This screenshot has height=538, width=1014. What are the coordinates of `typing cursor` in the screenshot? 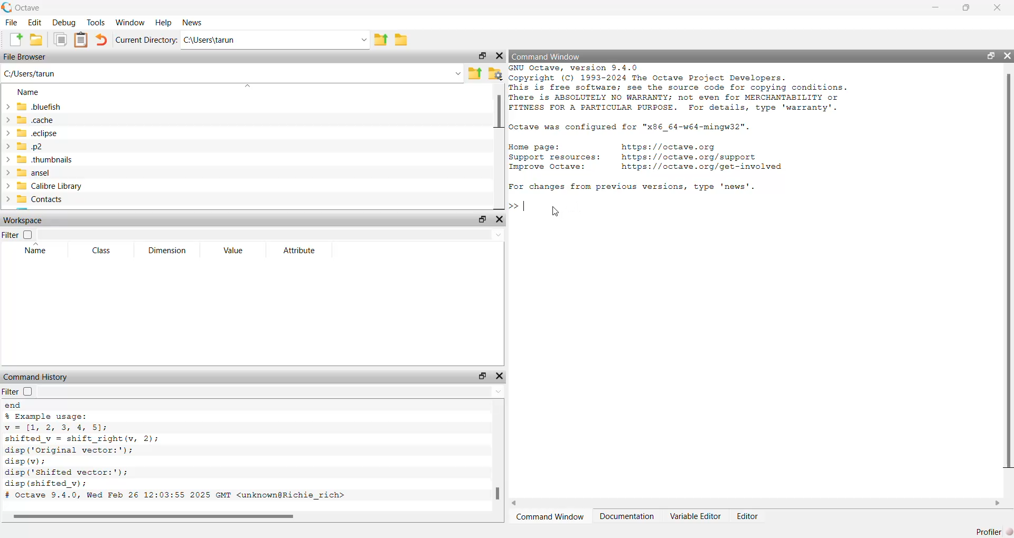 It's located at (525, 205).